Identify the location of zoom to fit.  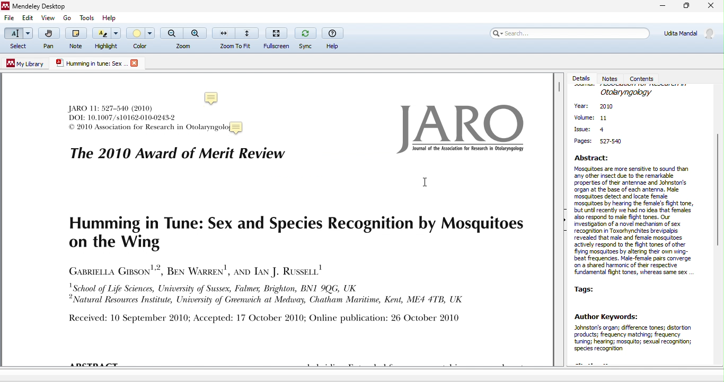
(236, 38).